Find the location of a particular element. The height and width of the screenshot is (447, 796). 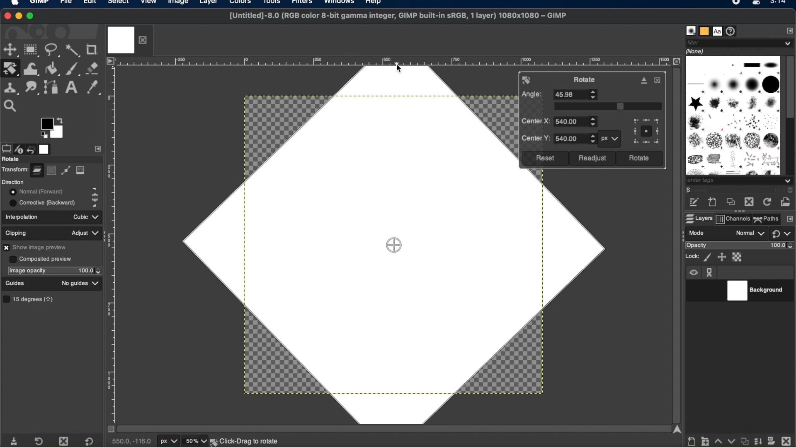

eraser tool is located at coordinates (94, 68).